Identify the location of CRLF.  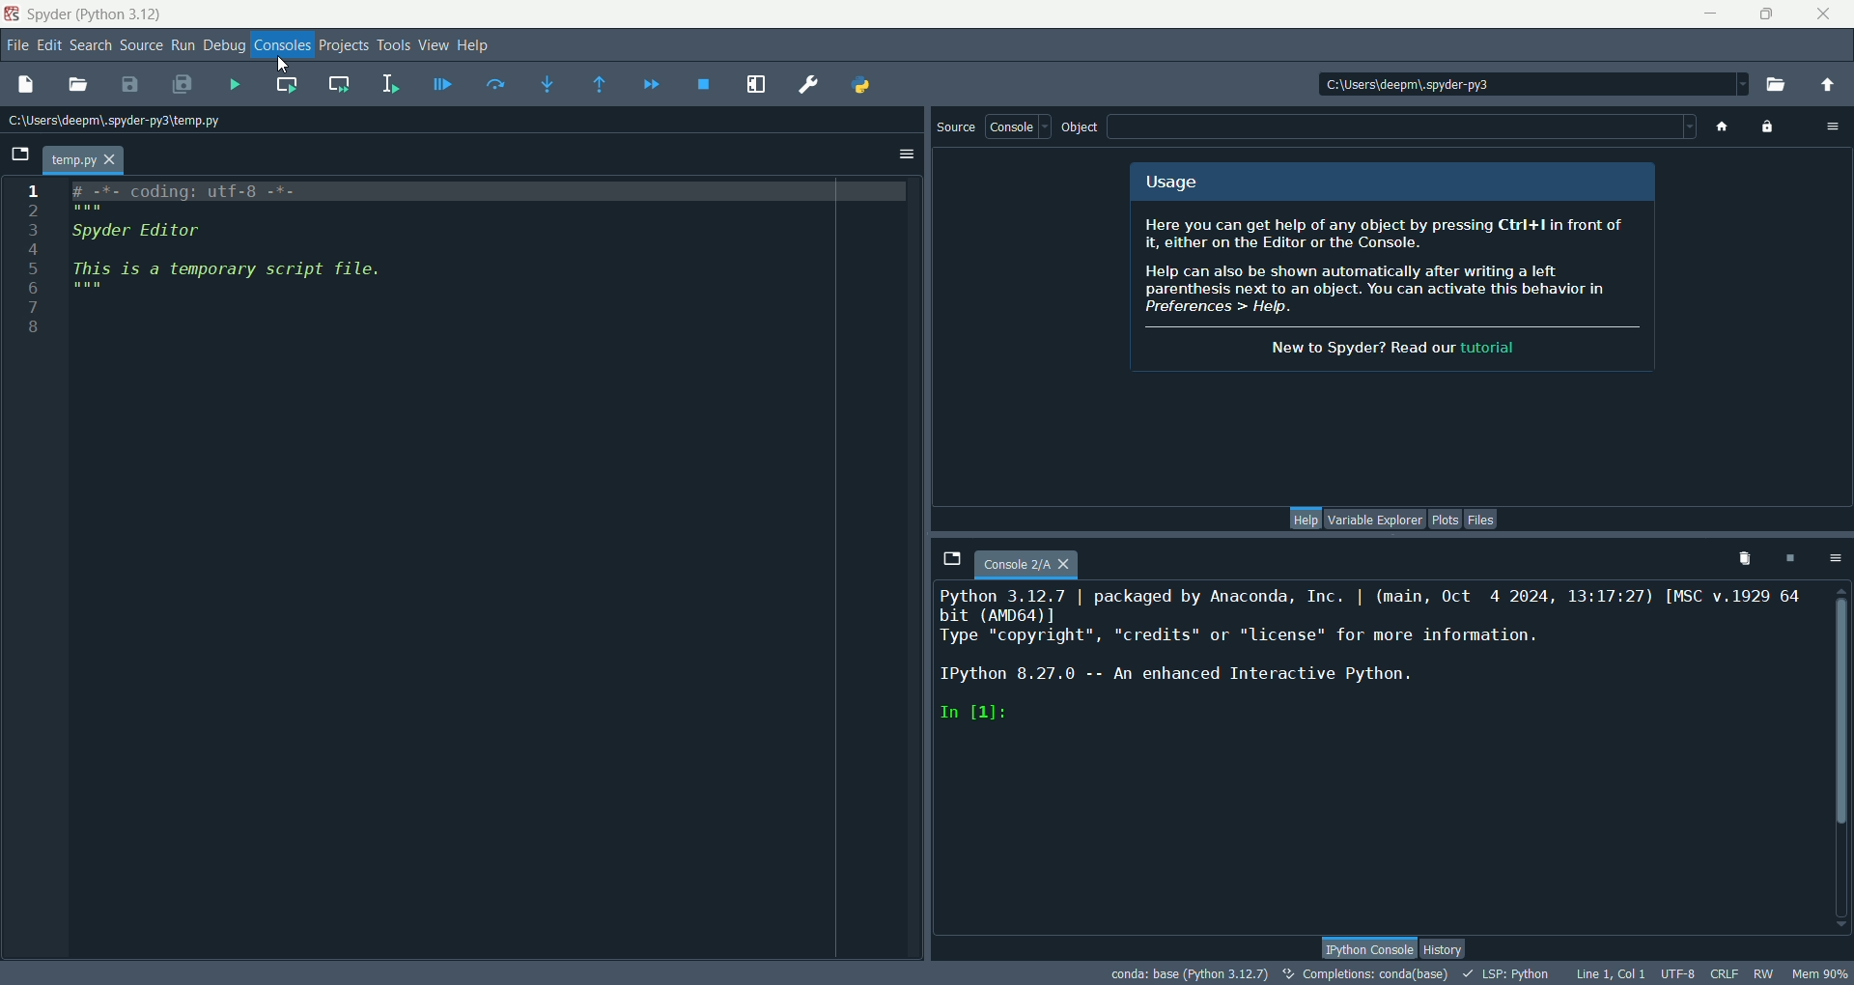
(1726, 974).